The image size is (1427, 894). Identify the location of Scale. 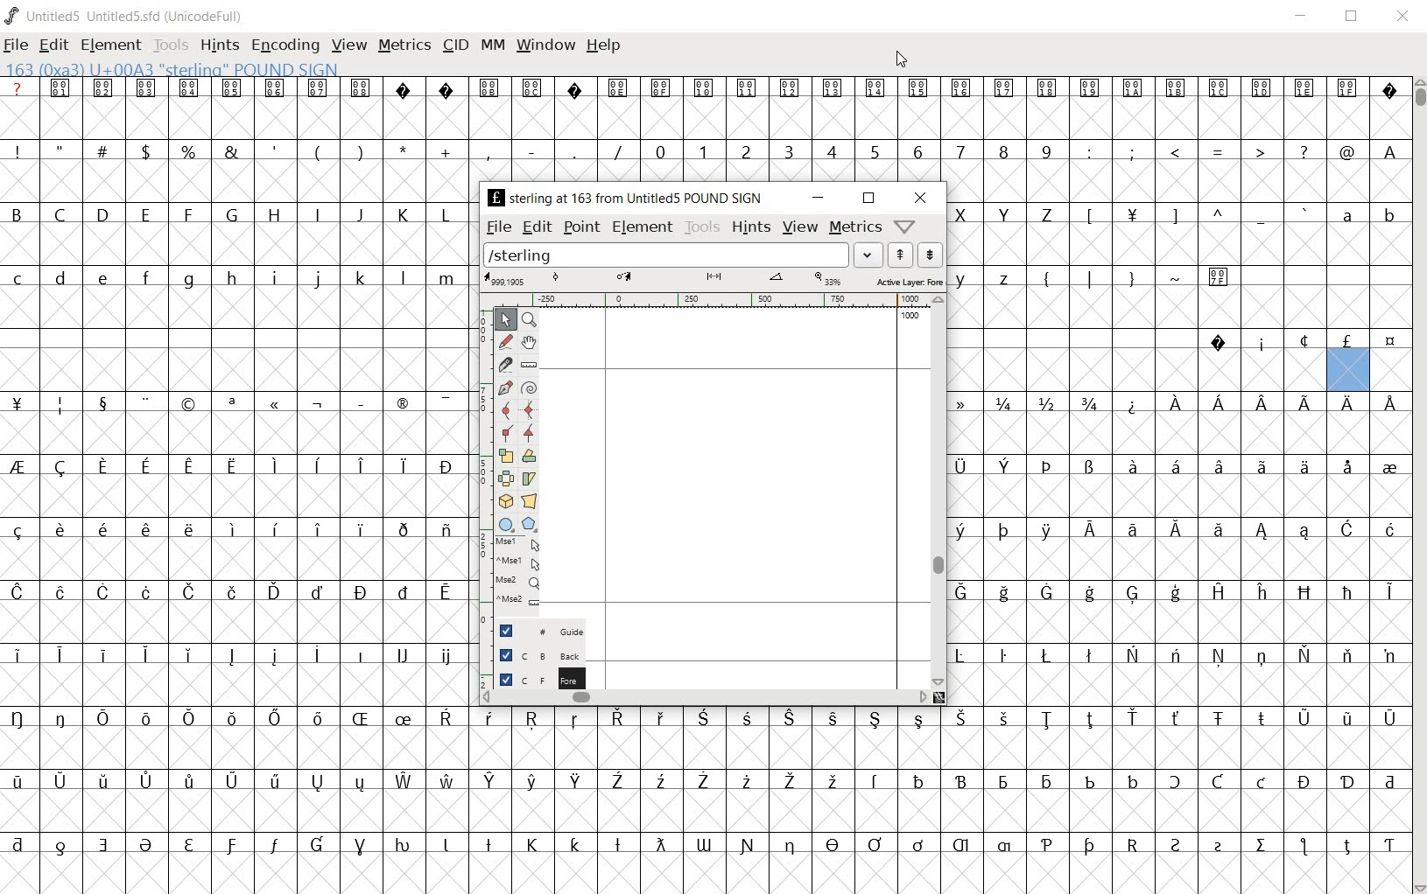
(510, 456).